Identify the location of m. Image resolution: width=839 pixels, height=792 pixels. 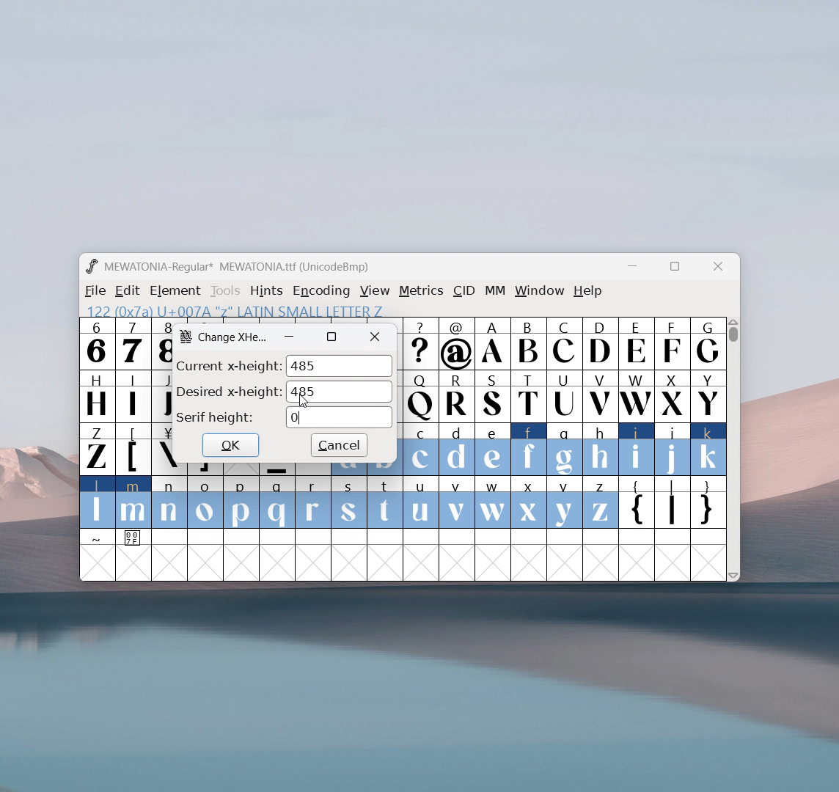
(133, 502).